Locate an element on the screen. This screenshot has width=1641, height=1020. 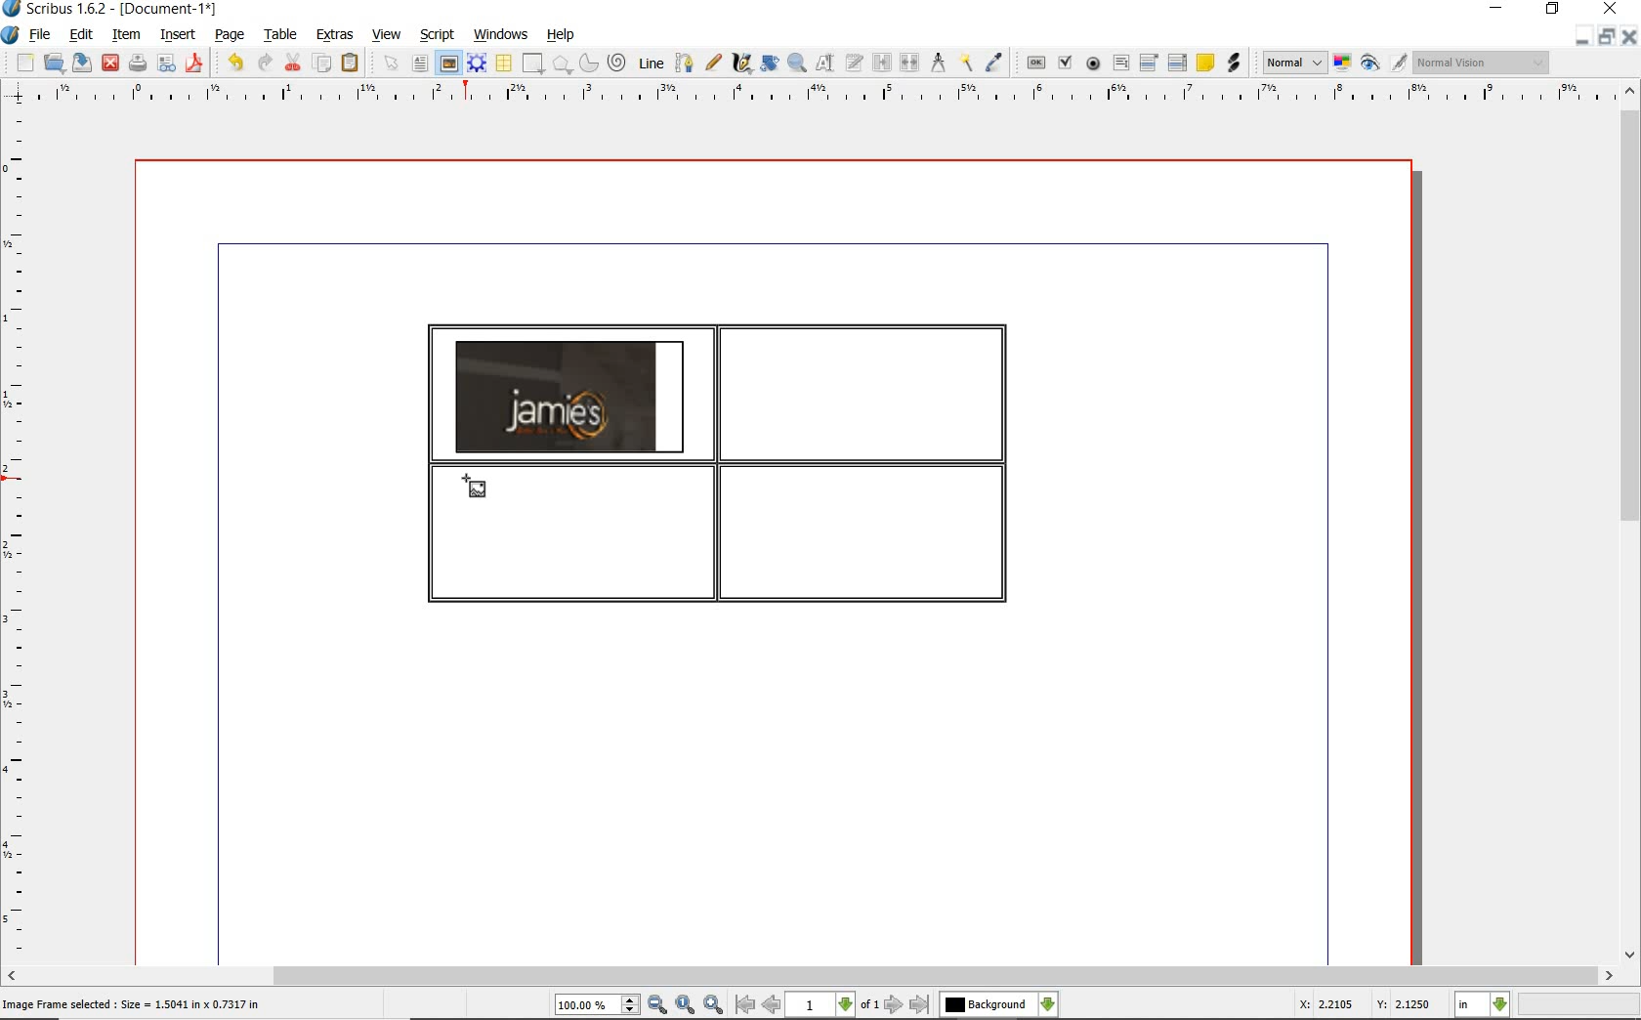
freehand line is located at coordinates (715, 64).